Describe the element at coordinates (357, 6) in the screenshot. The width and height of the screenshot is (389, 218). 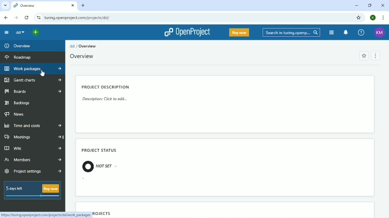
I see `Minimize` at that location.